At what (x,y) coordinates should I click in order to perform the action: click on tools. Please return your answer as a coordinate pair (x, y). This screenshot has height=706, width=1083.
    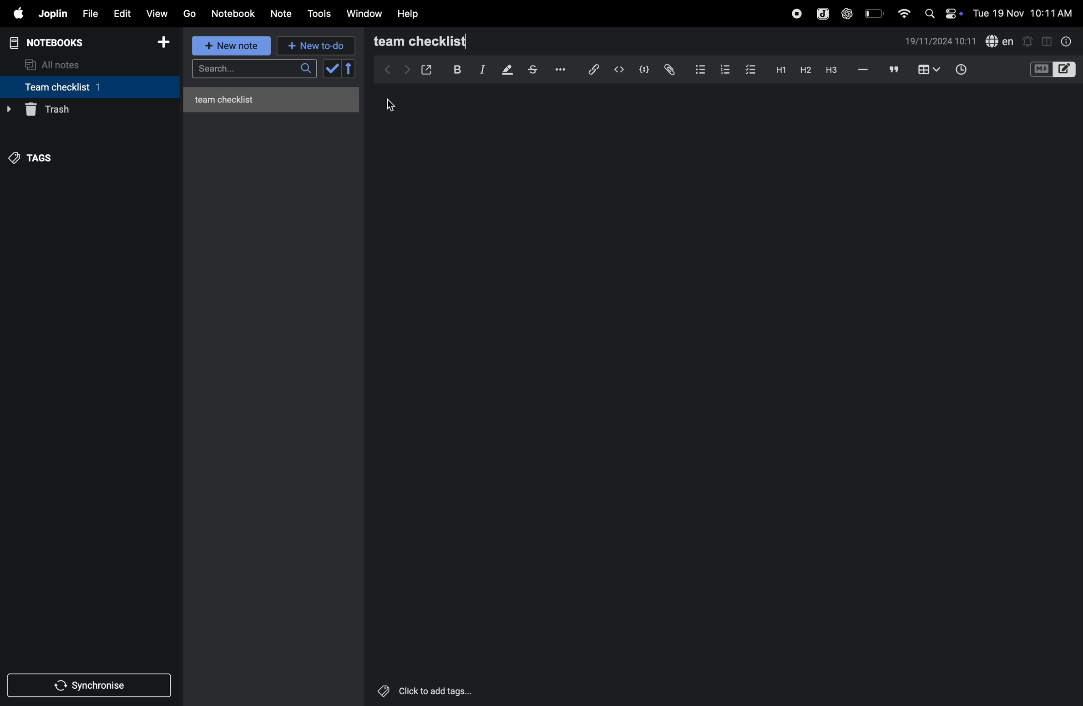
    Looking at the image, I should click on (320, 14).